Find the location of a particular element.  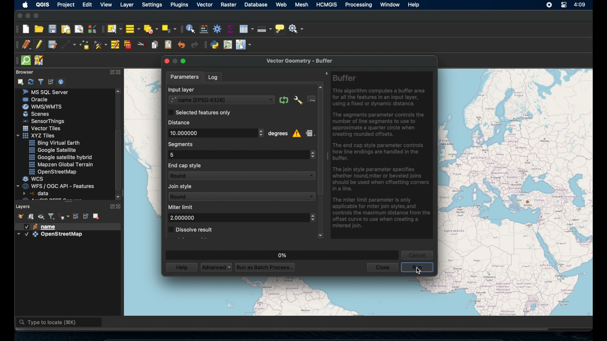

copy features is located at coordinates (155, 44).